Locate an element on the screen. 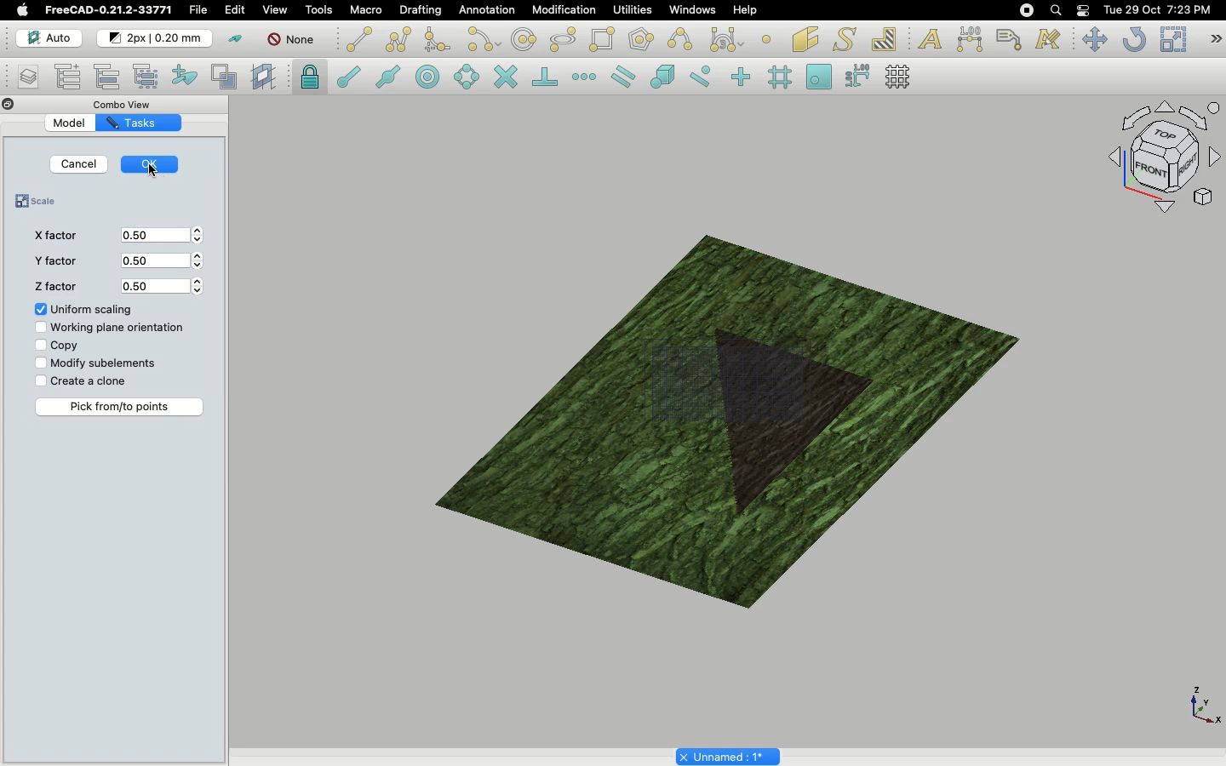 This screenshot has width=1226, height=766. Z factor is located at coordinates (54, 288).